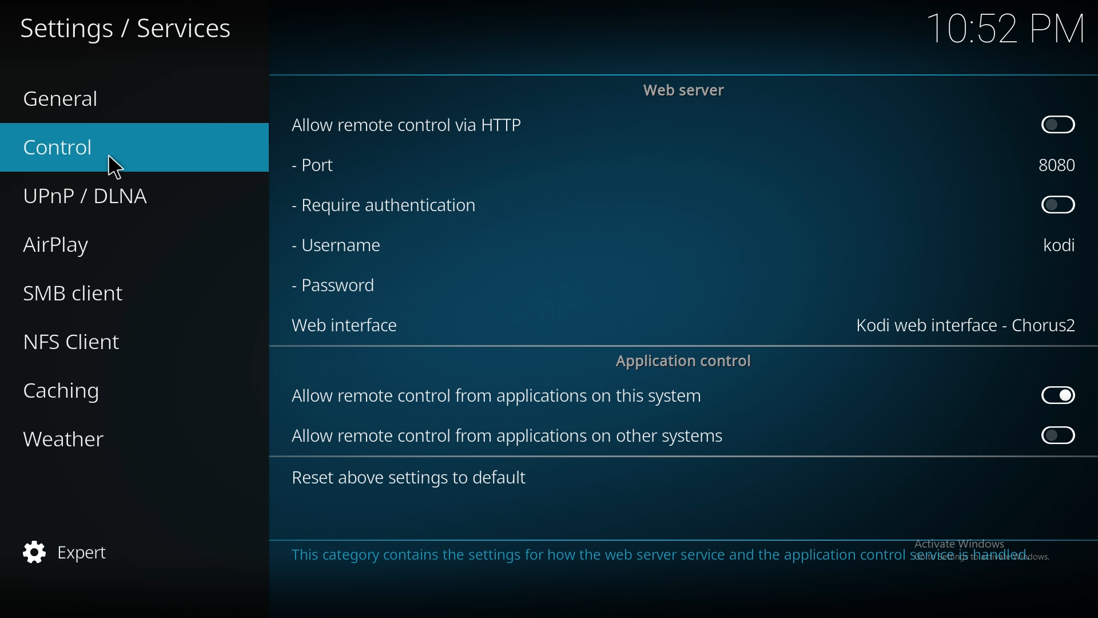 Image resolution: width=1098 pixels, height=618 pixels. What do you see at coordinates (116, 243) in the screenshot?
I see `airplay` at bounding box center [116, 243].